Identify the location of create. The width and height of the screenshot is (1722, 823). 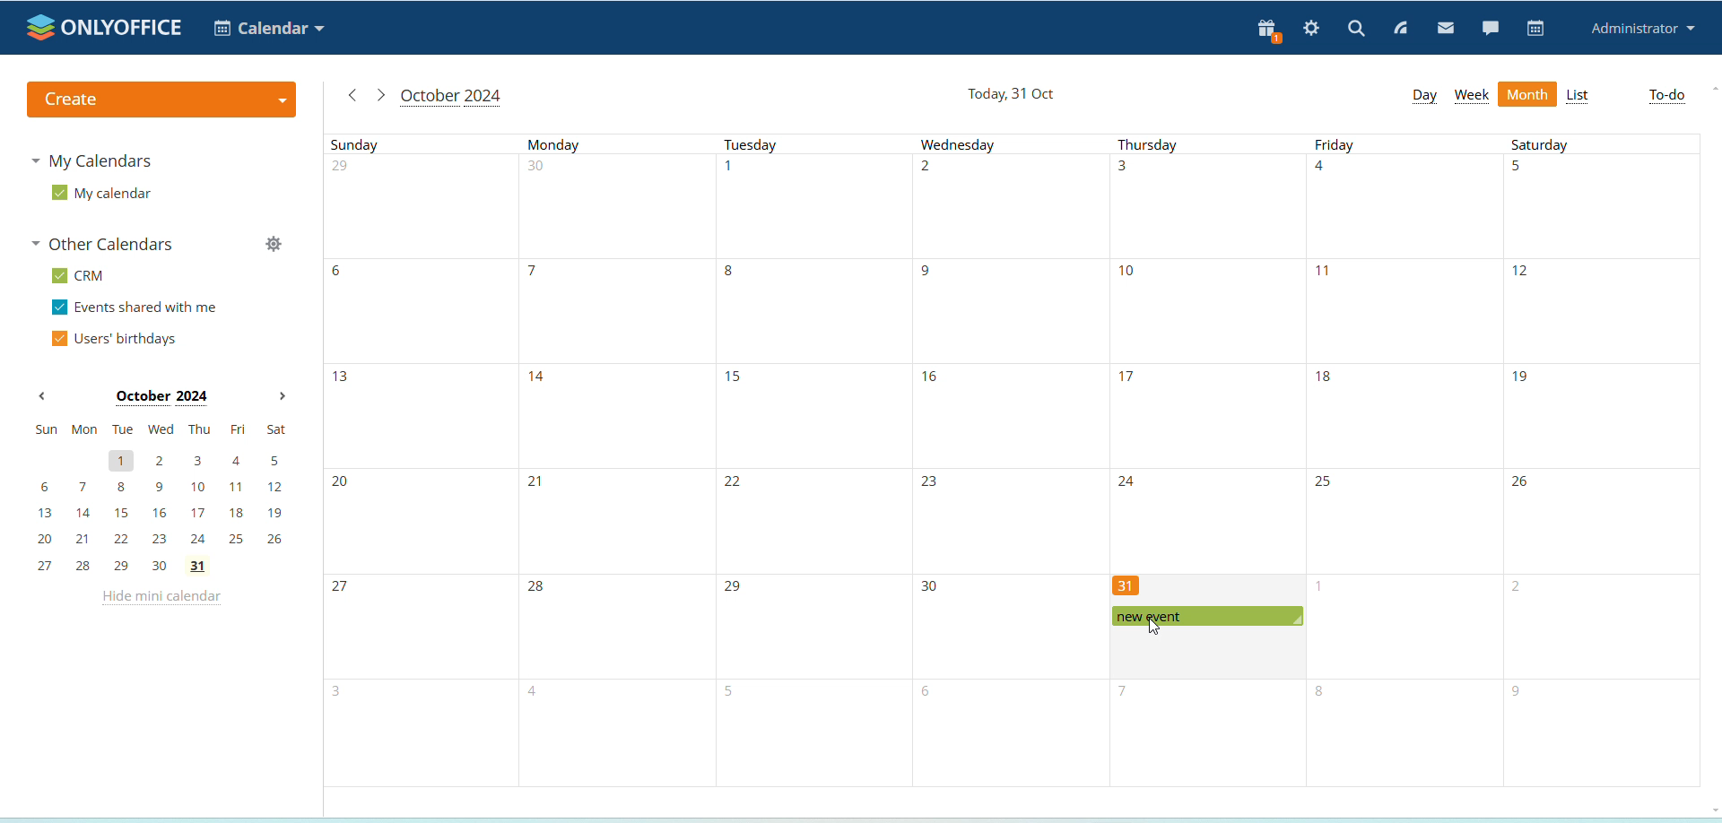
(160, 100).